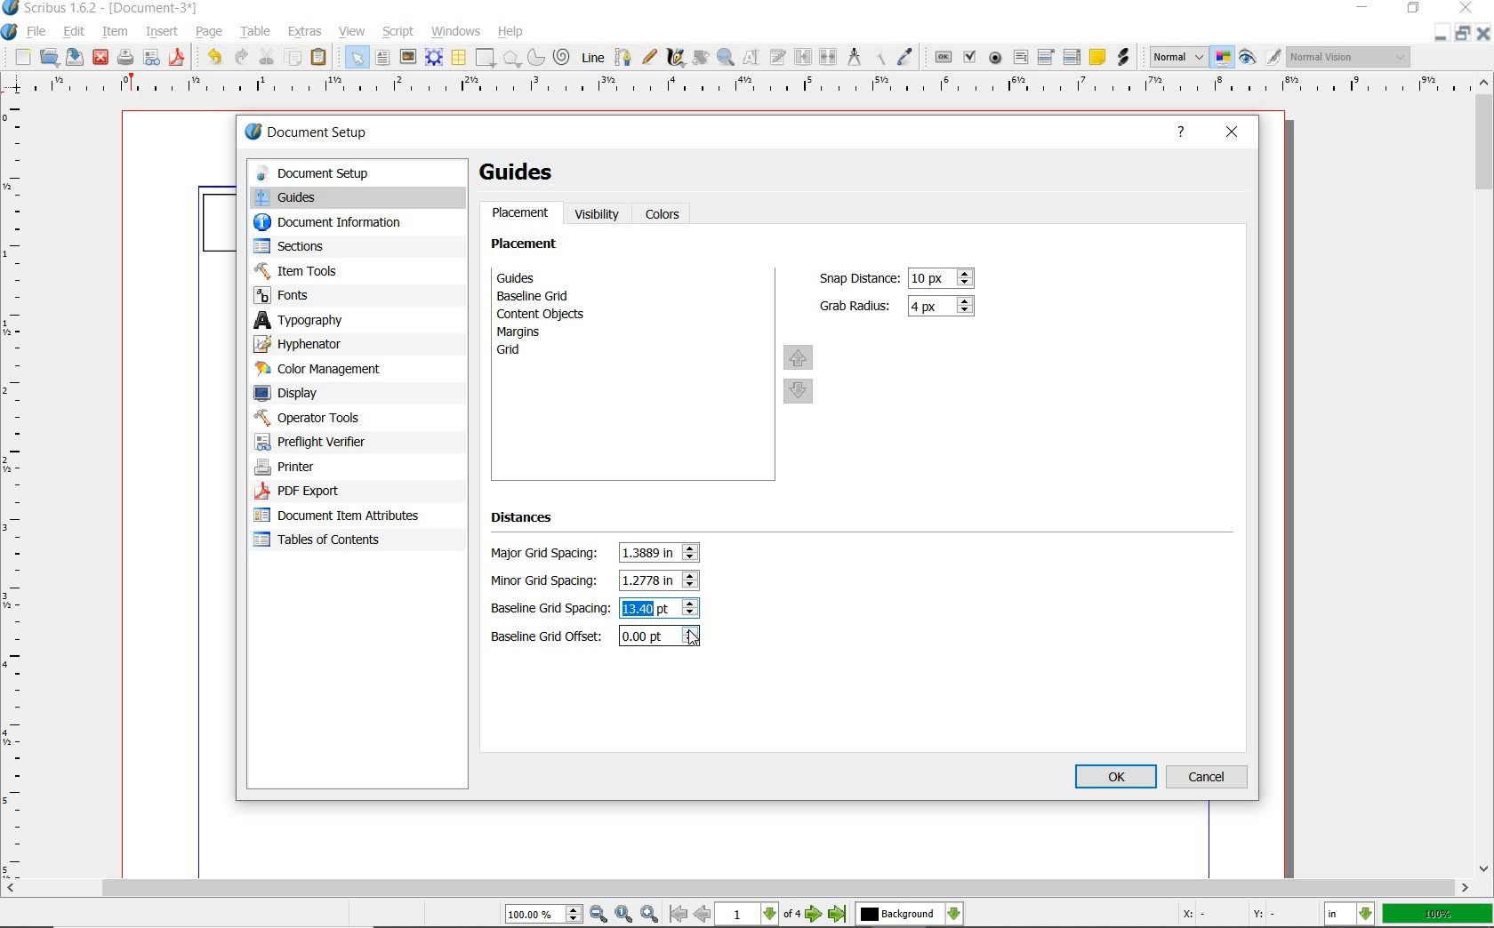  Describe the element at coordinates (1223, 58) in the screenshot. I see `toggle color management` at that location.